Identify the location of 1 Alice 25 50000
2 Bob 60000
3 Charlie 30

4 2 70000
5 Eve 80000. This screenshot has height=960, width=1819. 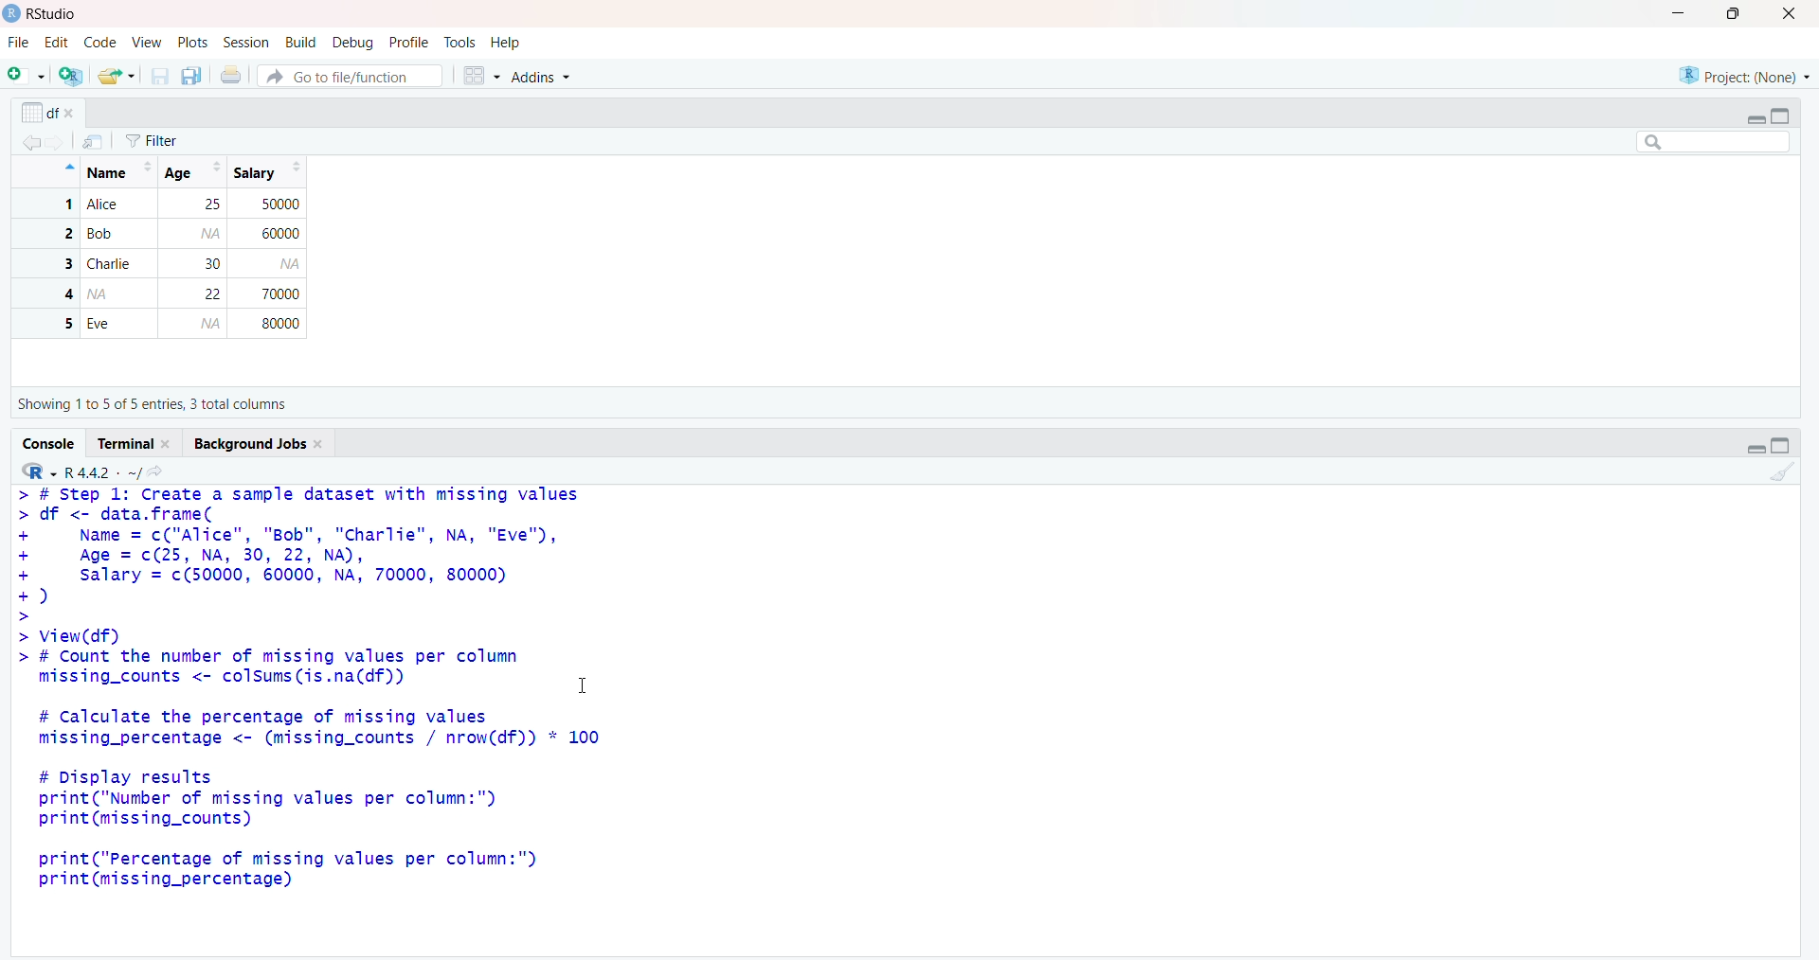
(162, 266).